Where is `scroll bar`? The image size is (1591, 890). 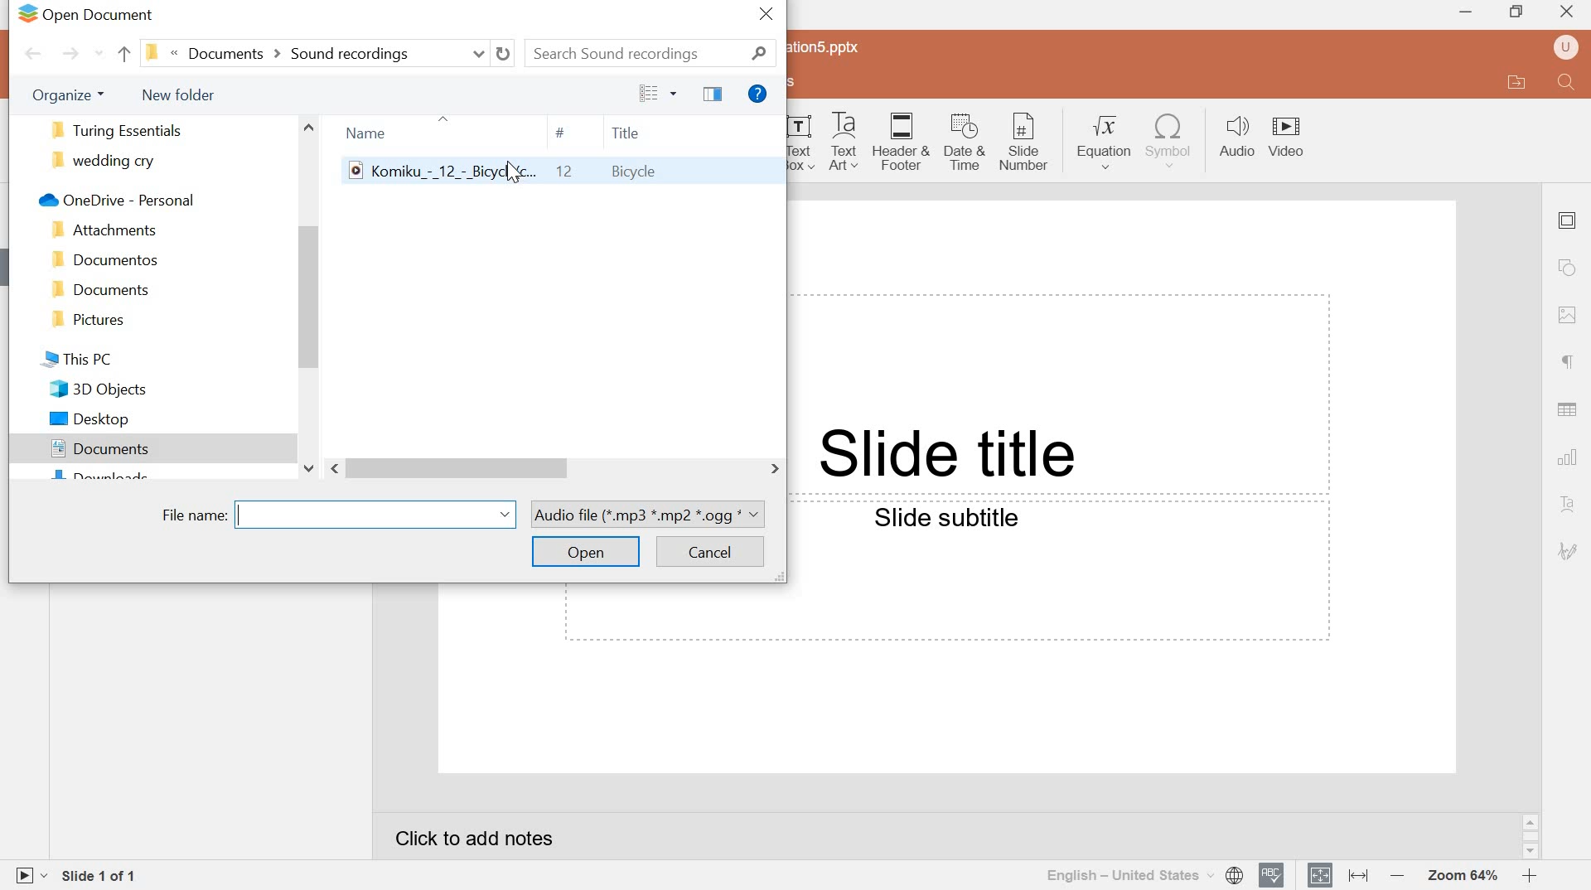 scroll bar is located at coordinates (311, 297).